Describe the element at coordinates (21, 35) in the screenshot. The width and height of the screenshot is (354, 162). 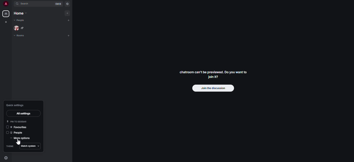
I see `rooms` at that location.